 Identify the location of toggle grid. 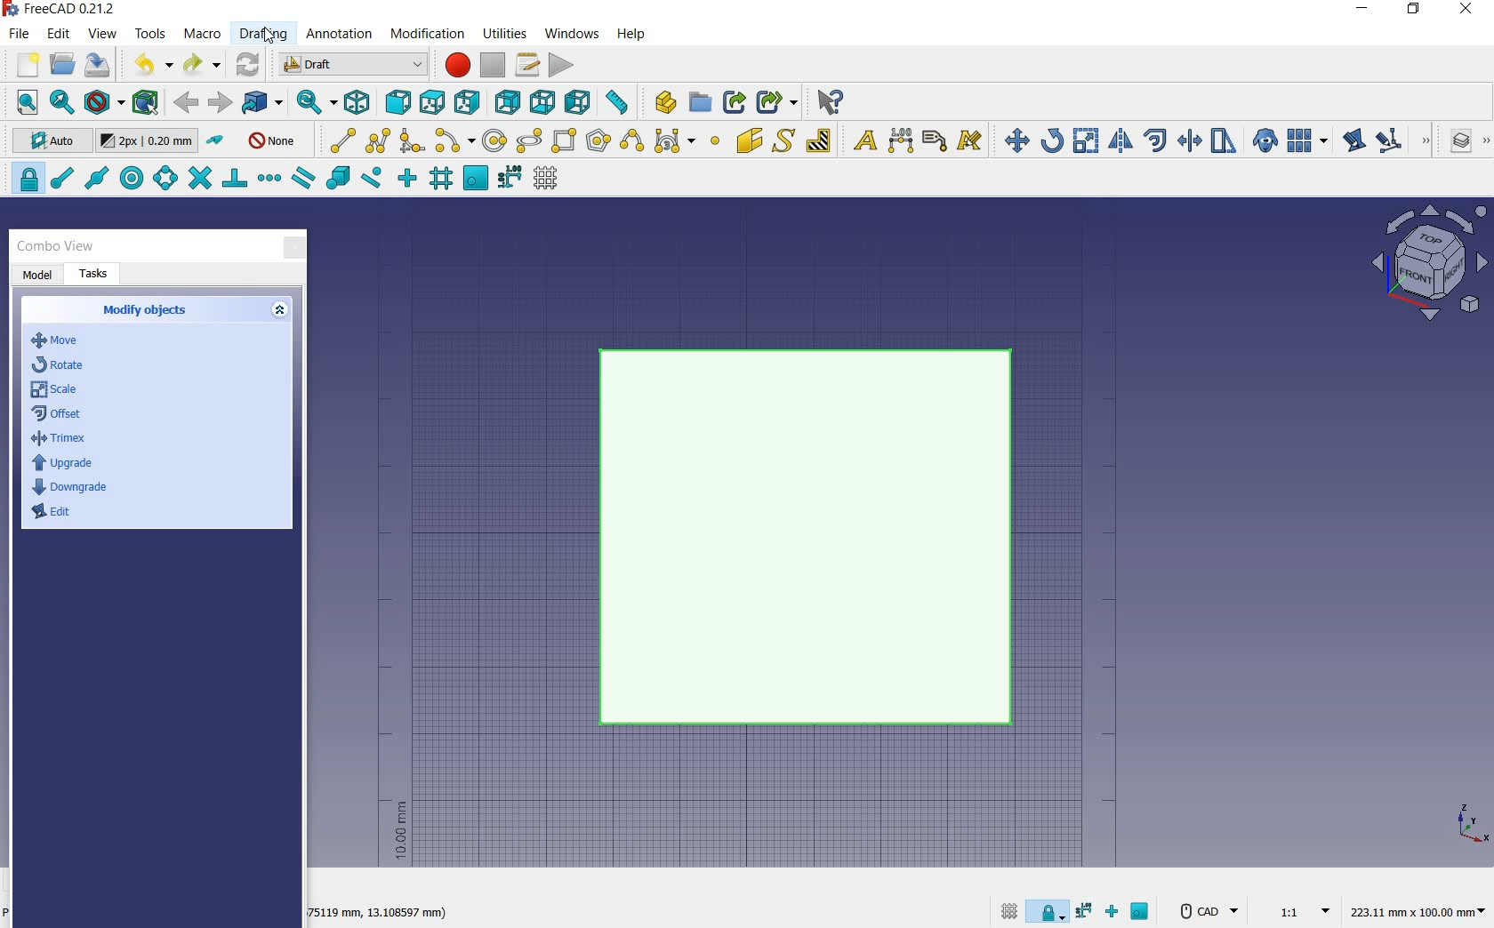
(1007, 910).